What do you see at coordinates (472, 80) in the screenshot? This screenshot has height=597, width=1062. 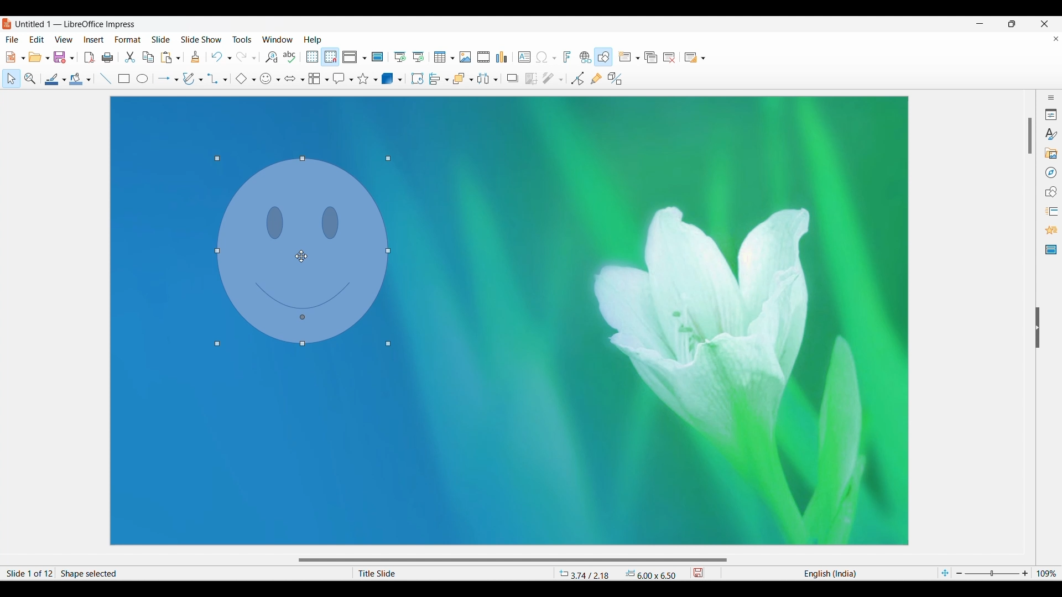 I see `Arrange options` at bounding box center [472, 80].